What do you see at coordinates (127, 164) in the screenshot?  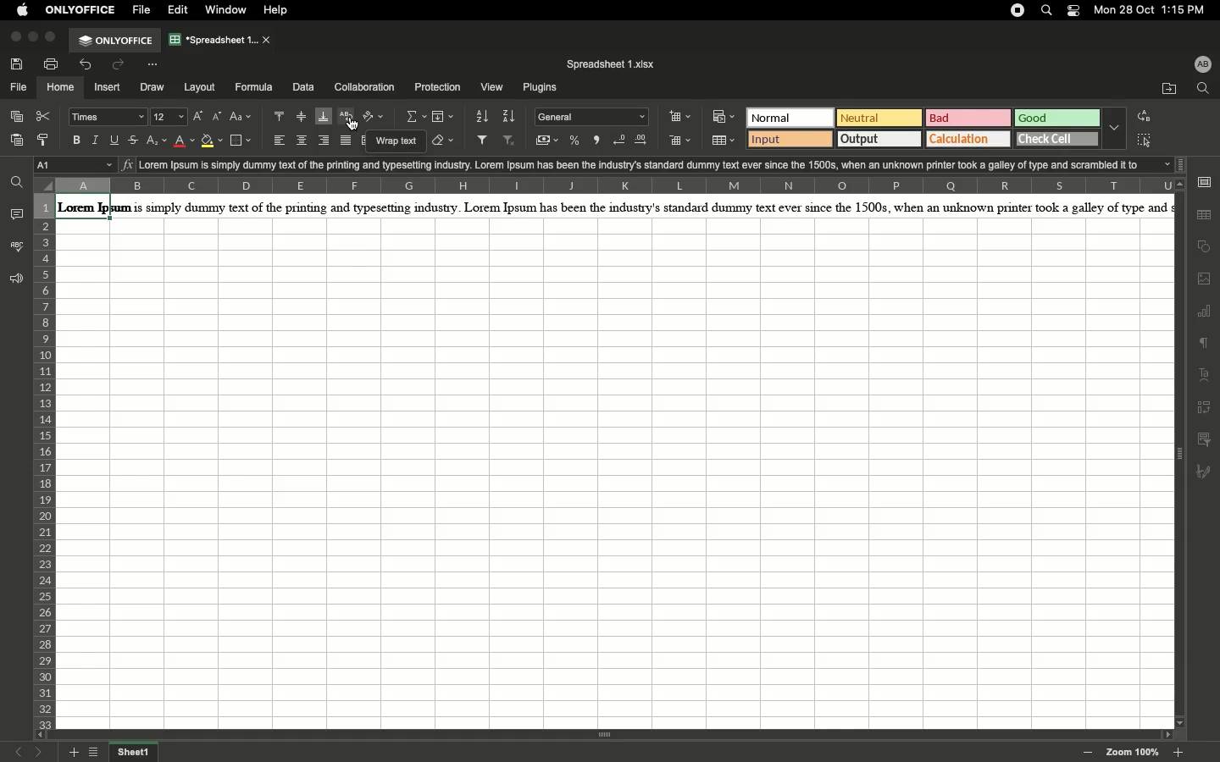 I see `Insert function` at bounding box center [127, 164].